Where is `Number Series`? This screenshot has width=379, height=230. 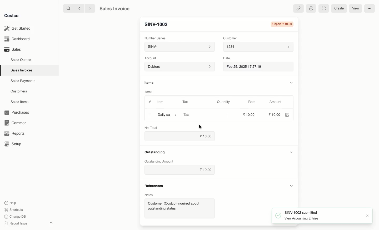
Number Series is located at coordinates (155, 38).